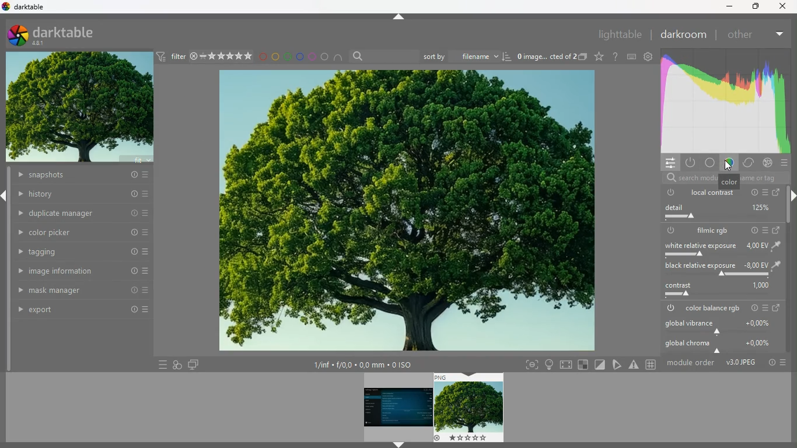 This screenshot has width=797, height=448. What do you see at coordinates (775, 308) in the screenshot?
I see `leave` at bounding box center [775, 308].